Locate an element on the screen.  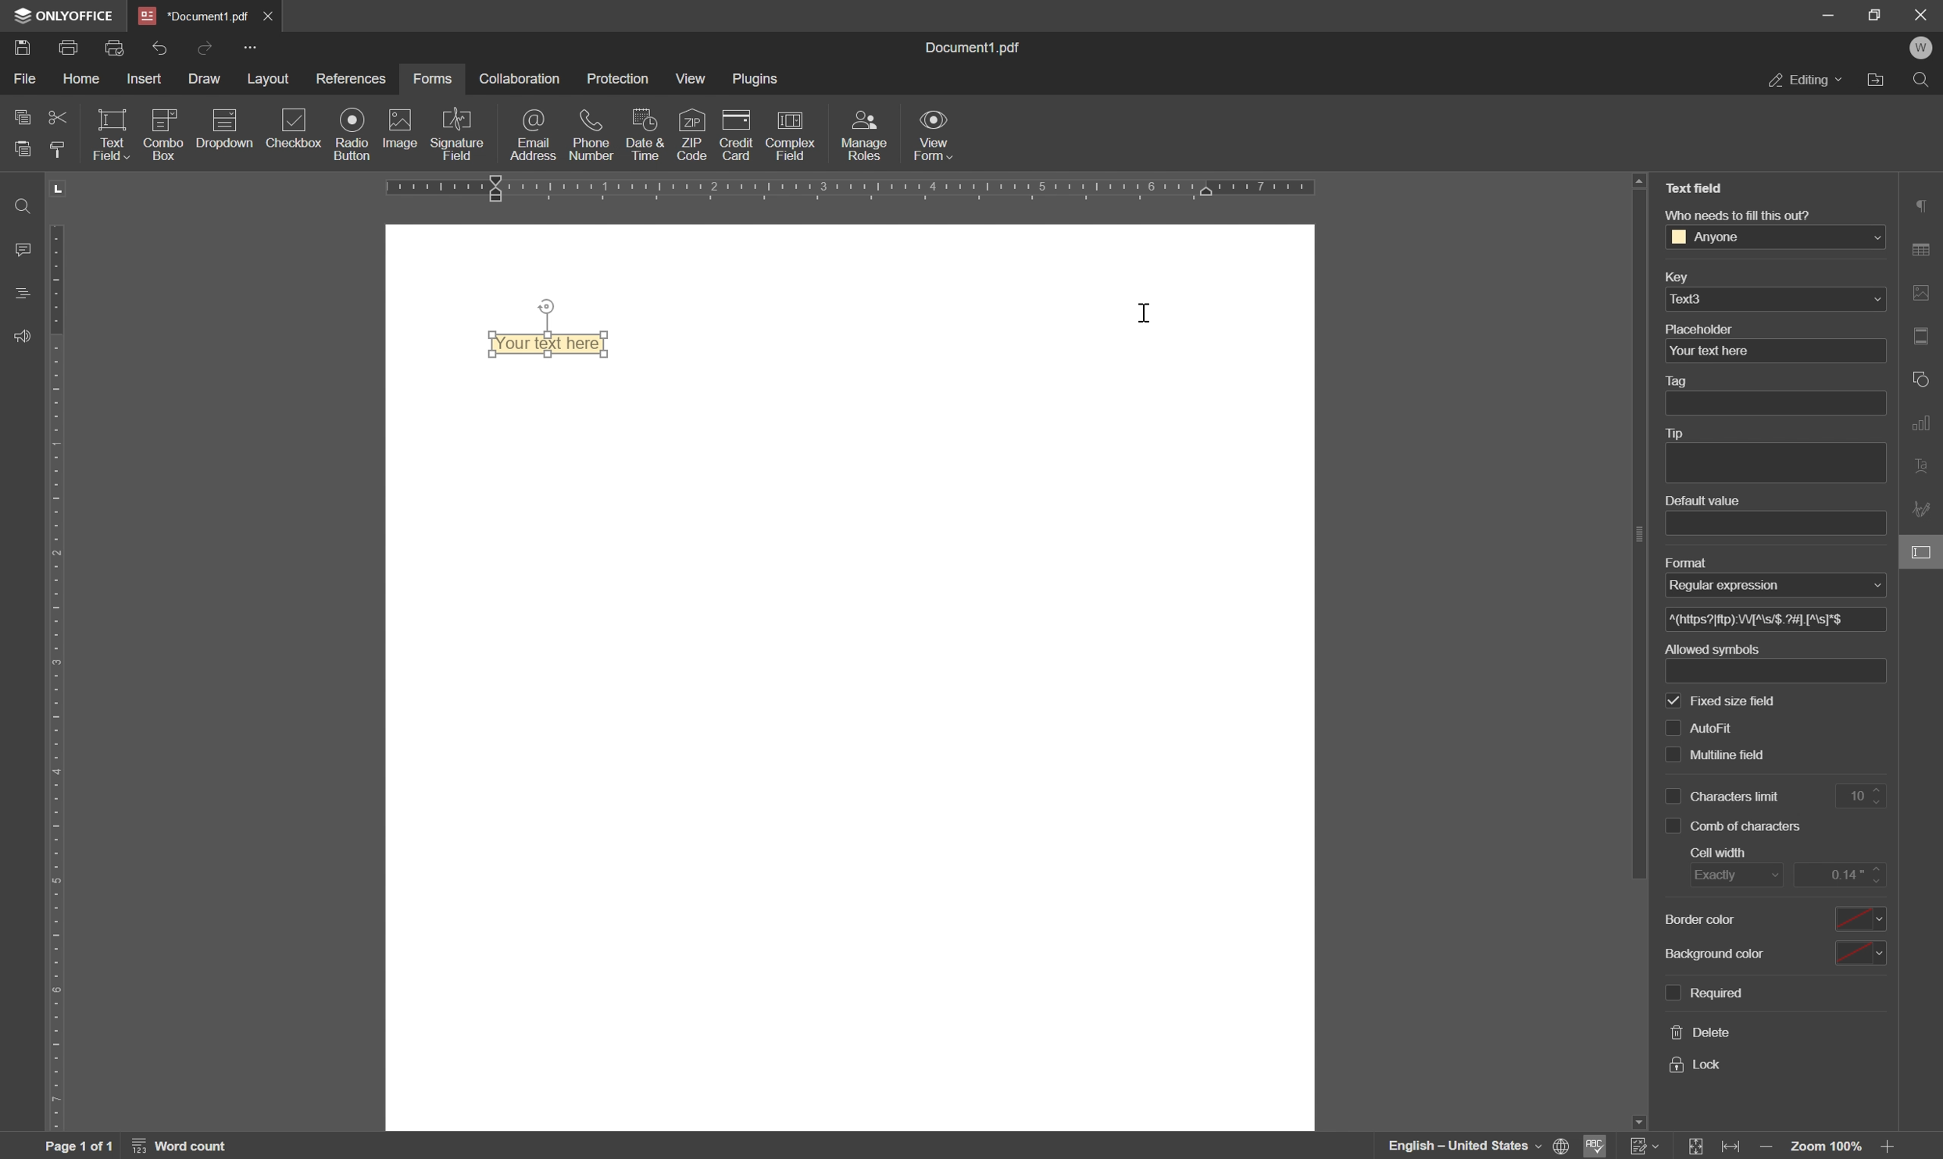
0.14 is located at coordinates (1842, 874).